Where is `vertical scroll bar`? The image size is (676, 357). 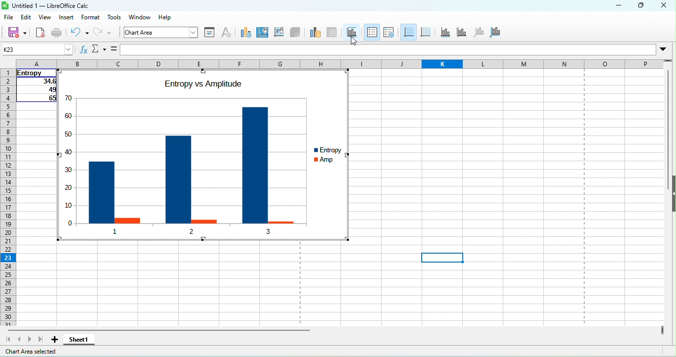 vertical scroll bar is located at coordinates (668, 132).